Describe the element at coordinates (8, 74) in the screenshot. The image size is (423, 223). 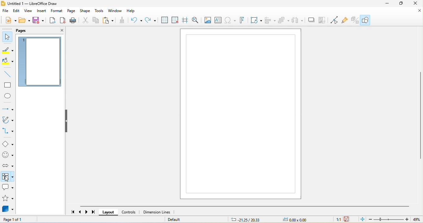
I see `line` at that location.